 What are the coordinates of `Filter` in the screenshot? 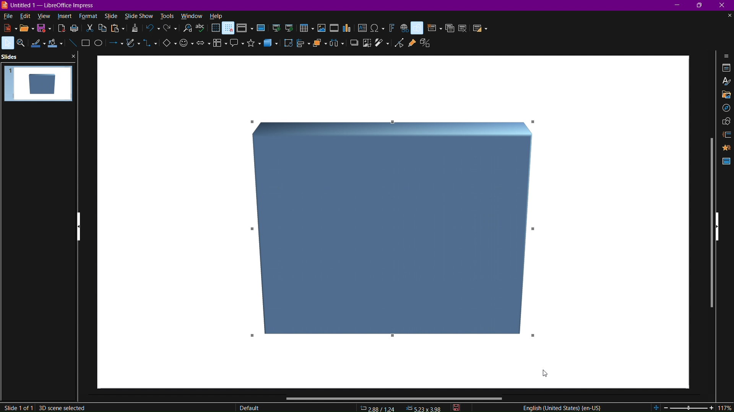 It's located at (383, 44).